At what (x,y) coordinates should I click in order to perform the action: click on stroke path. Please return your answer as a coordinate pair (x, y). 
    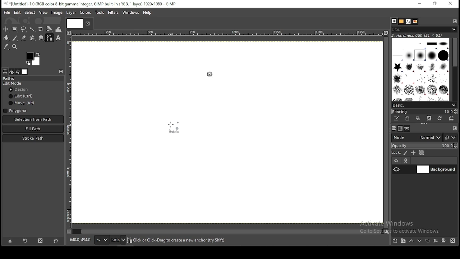
    Looking at the image, I should click on (33, 138).